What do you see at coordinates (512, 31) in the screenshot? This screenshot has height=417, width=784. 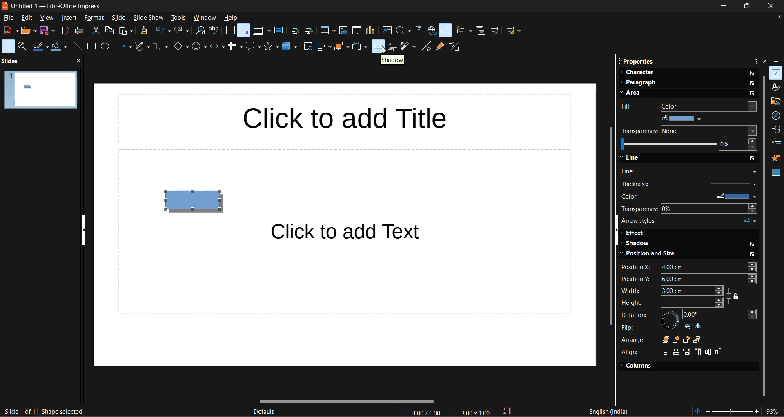 I see `slide layout` at bounding box center [512, 31].